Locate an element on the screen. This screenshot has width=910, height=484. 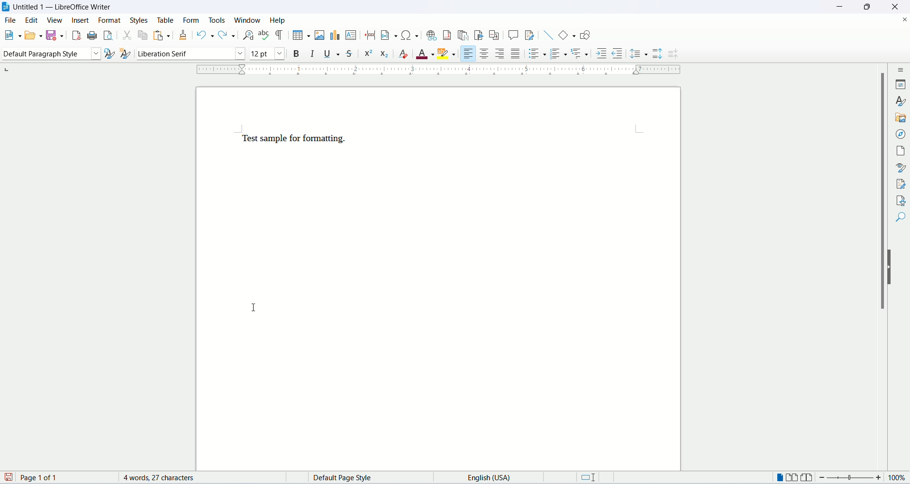
page is located at coordinates (439, 278).